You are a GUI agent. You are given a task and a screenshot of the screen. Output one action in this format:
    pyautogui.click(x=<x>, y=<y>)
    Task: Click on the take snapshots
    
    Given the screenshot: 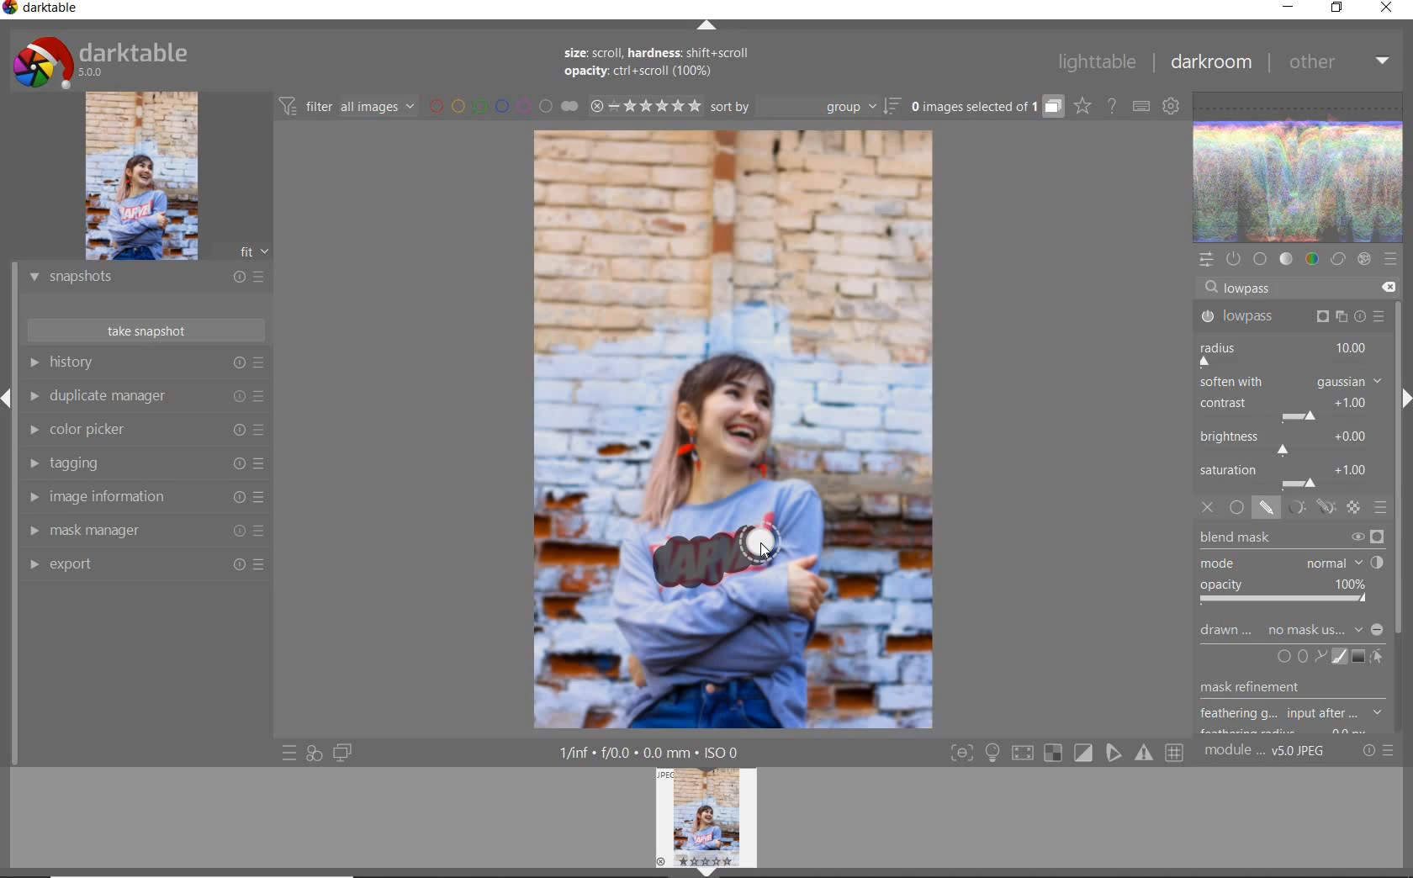 What is the action you would take?
    pyautogui.click(x=145, y=331)
    